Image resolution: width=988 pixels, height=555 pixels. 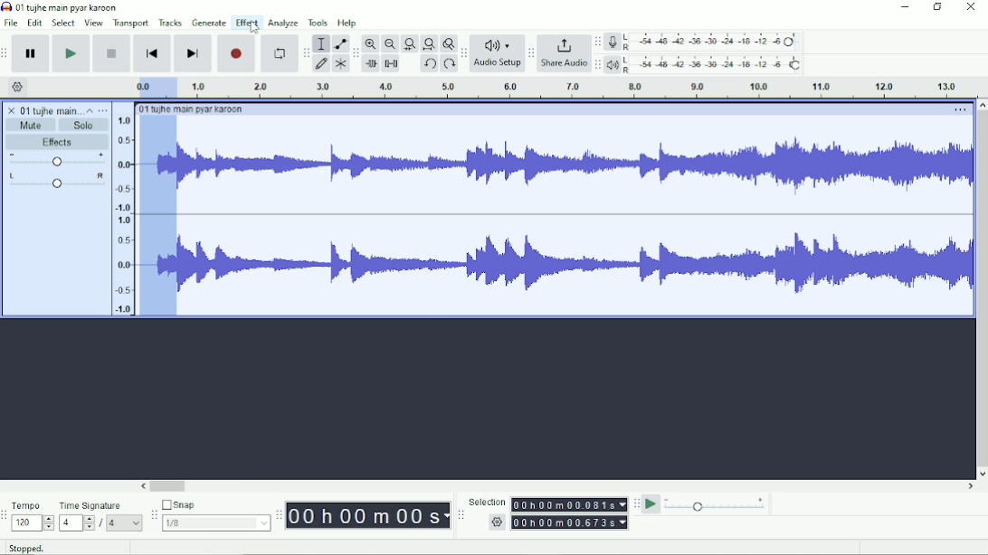 What do you see at coordinates (57, 161) in the screenshot?
I see `Volume` at bounding box center [57, 161].